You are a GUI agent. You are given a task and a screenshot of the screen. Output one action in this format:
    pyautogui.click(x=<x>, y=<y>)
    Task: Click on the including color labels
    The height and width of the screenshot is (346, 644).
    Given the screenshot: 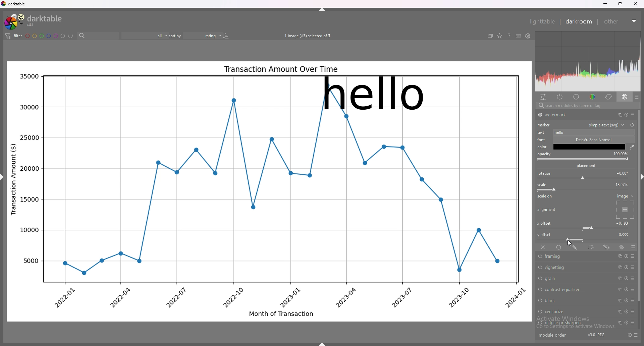 What is the action you would take?
    pyautogui.click(x=70, y=36)
    